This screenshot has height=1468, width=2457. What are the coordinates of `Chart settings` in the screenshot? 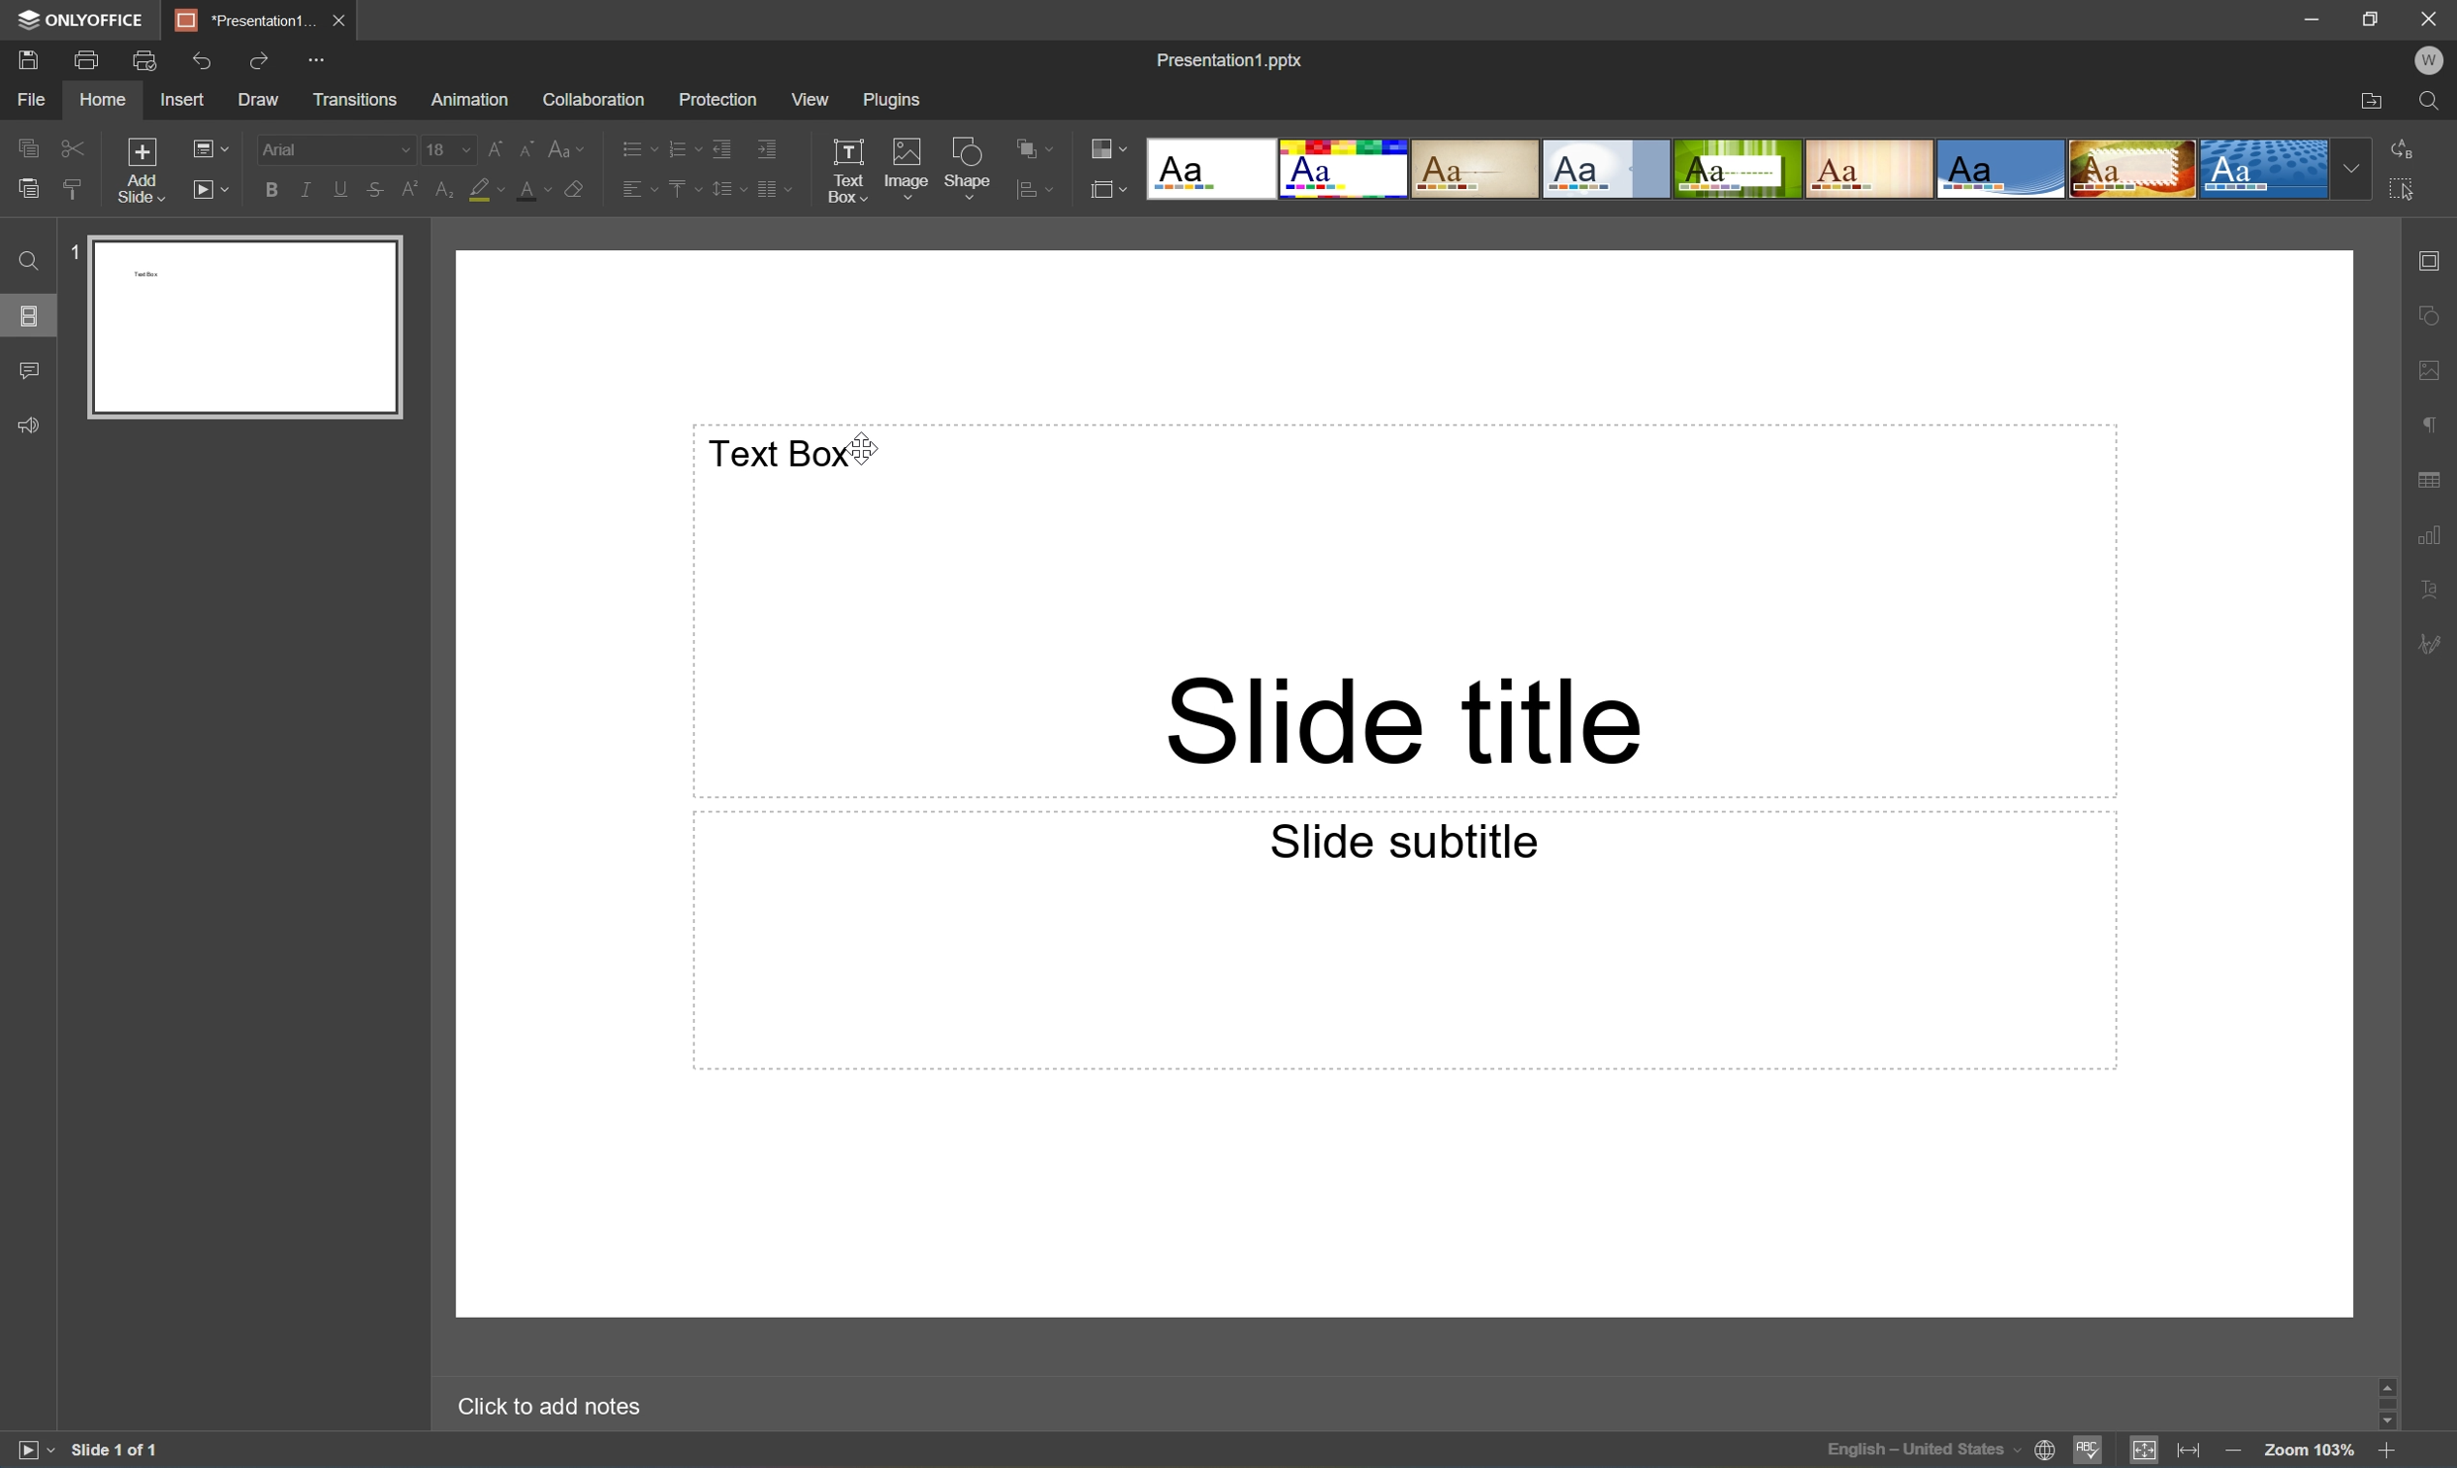 It's located at (2437, 542).